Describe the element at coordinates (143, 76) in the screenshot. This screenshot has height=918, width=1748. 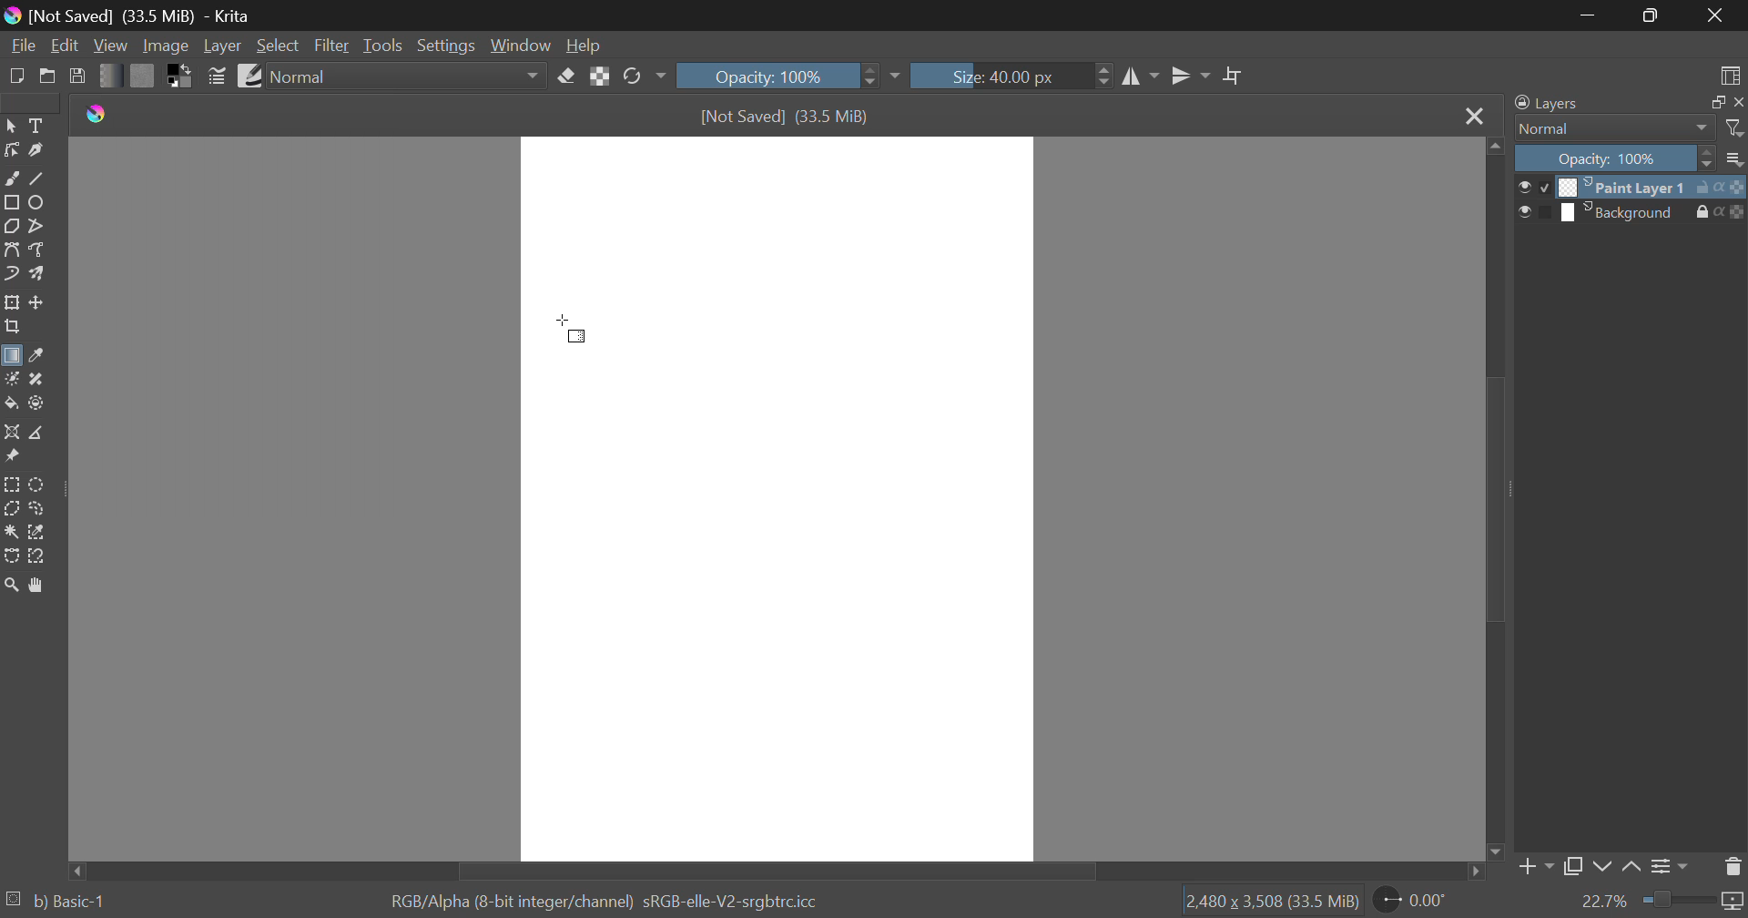
I see `Pattern` at that location.